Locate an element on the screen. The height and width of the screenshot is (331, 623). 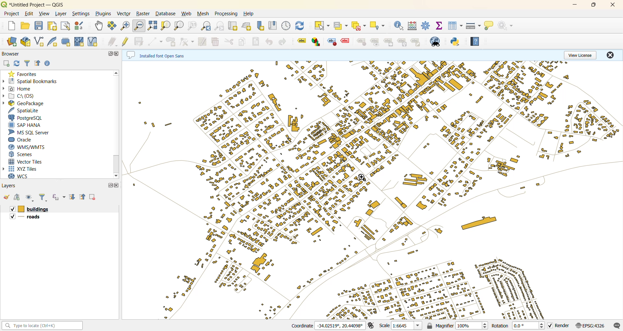
Metadata is located at coordinates (131, 54).